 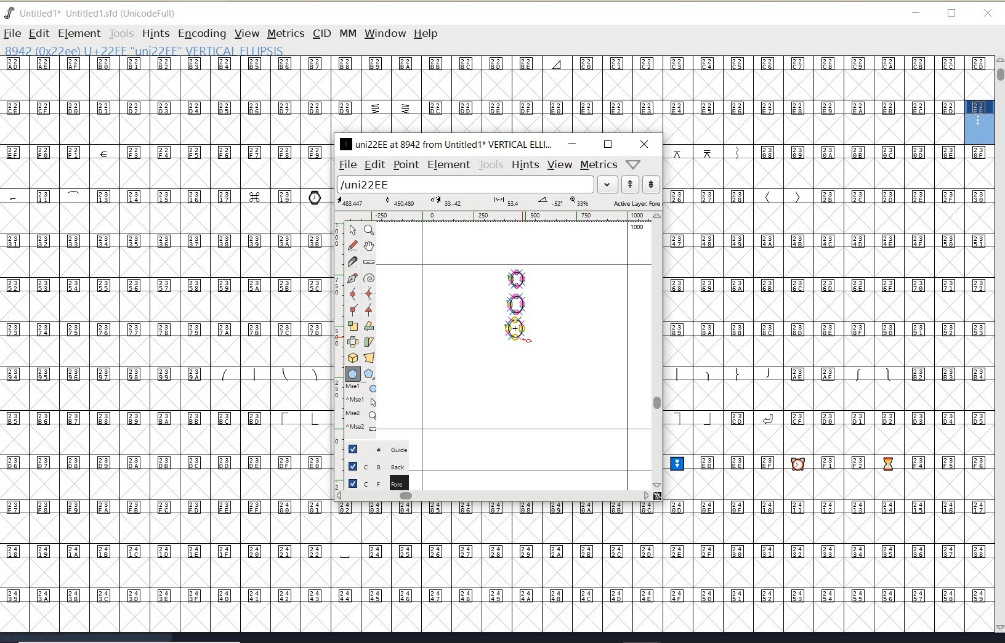 What do you see at coordinates (493, 497) in the screenshot?
I see `scrollbar` at bounding box center [493, 497].